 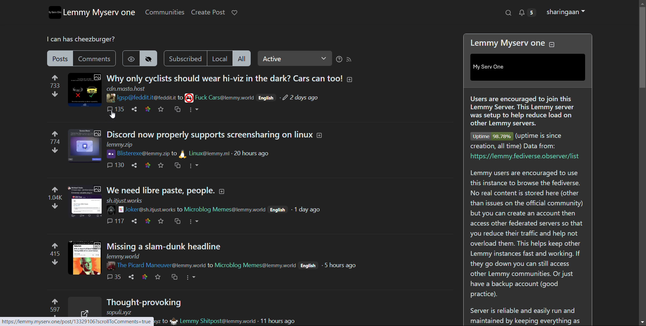 What do you see at coordinates (126, 89) in the screenshot?
I see `url` at bounding box center [126, 89].